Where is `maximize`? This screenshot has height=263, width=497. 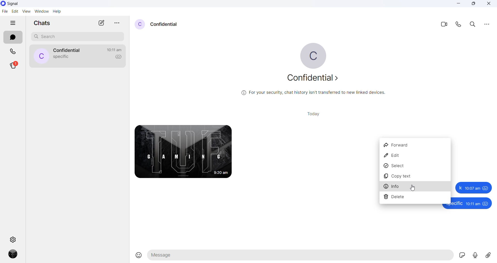 maximize is located at coordinates (473, 4).